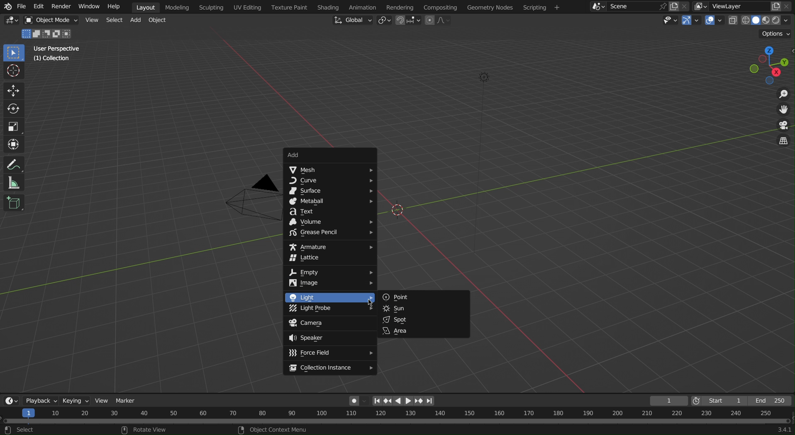 This screenshot has height=435, width=795. Describe the element at coordinates (487, 77) in the screenshot. I see `Brightness` at that location.